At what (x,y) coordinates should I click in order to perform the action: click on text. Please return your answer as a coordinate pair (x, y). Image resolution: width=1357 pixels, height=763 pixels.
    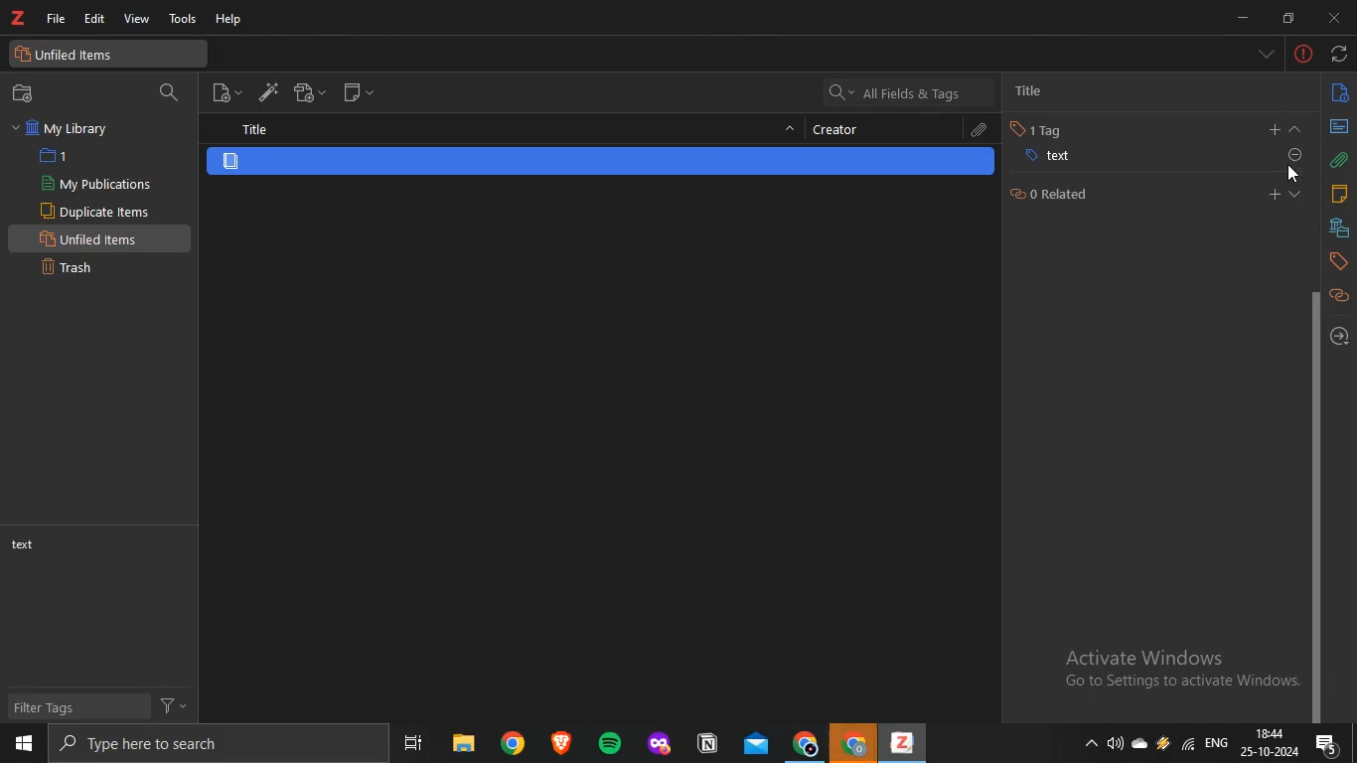
    Looking at the image, I should click on (1054, 155).